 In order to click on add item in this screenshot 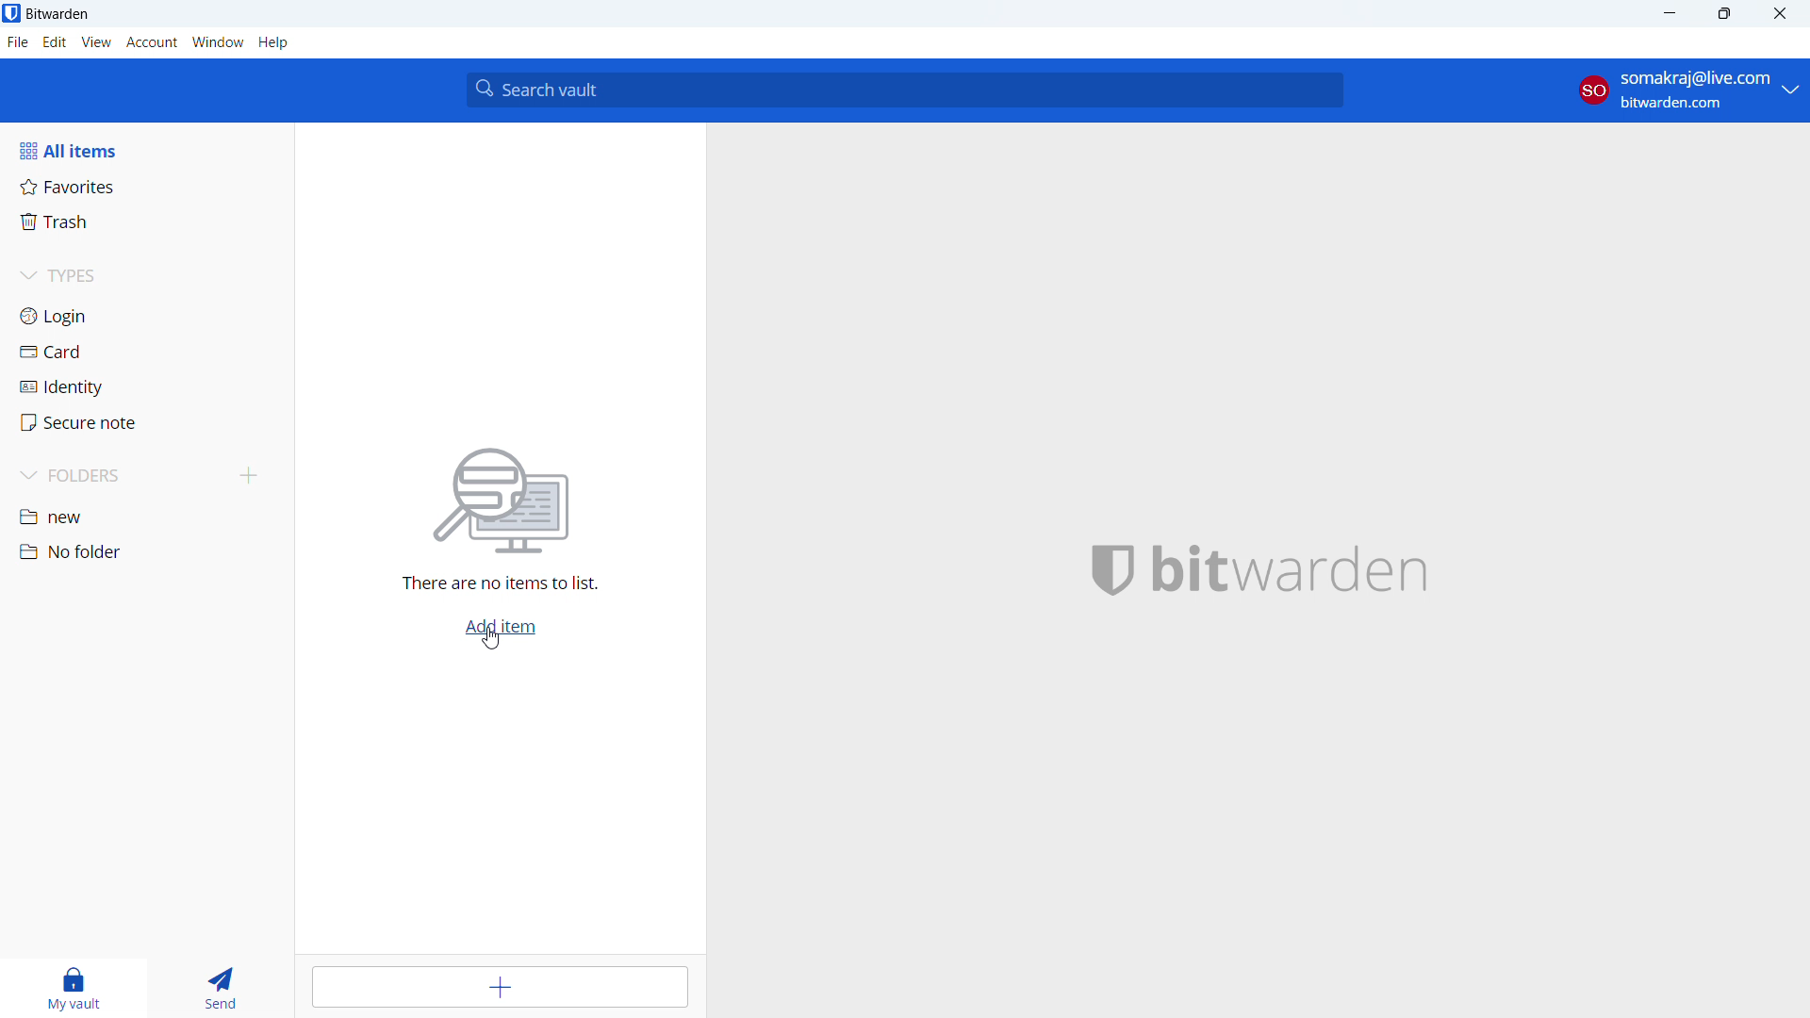, I will do `click(503, 987)`.